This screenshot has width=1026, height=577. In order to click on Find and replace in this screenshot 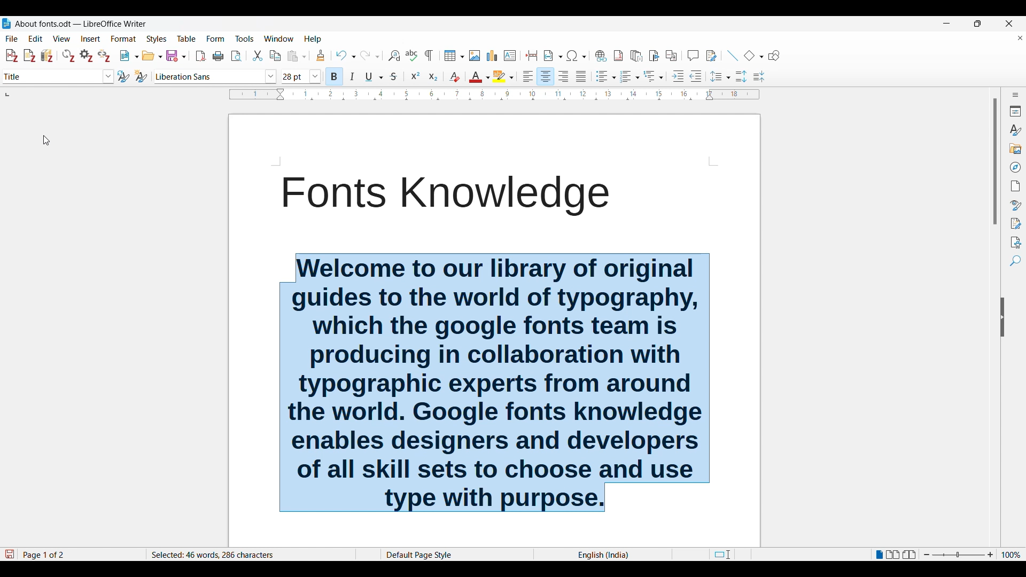, I will do `click(394, 56)`.